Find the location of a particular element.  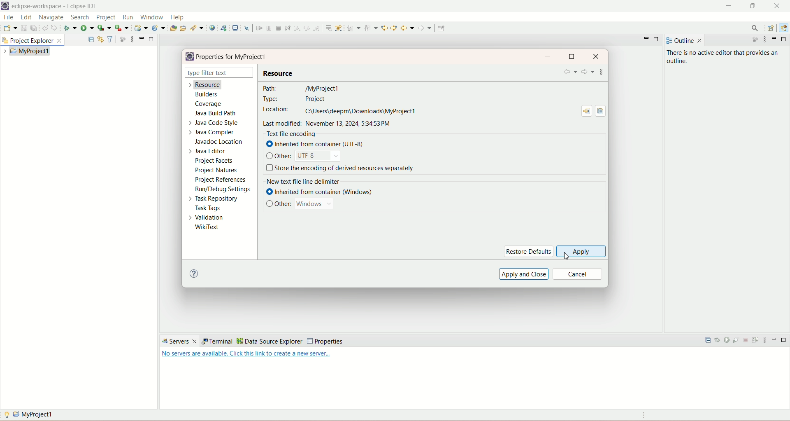

run is located at coordinates (88, 28).